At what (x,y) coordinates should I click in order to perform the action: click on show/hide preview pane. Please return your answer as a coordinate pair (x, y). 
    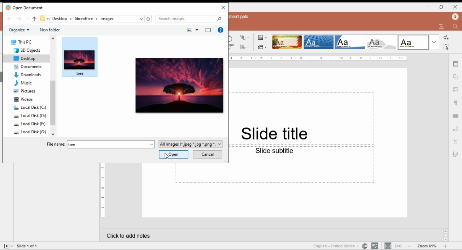
    Looking at the image, I should click on (208, 30).